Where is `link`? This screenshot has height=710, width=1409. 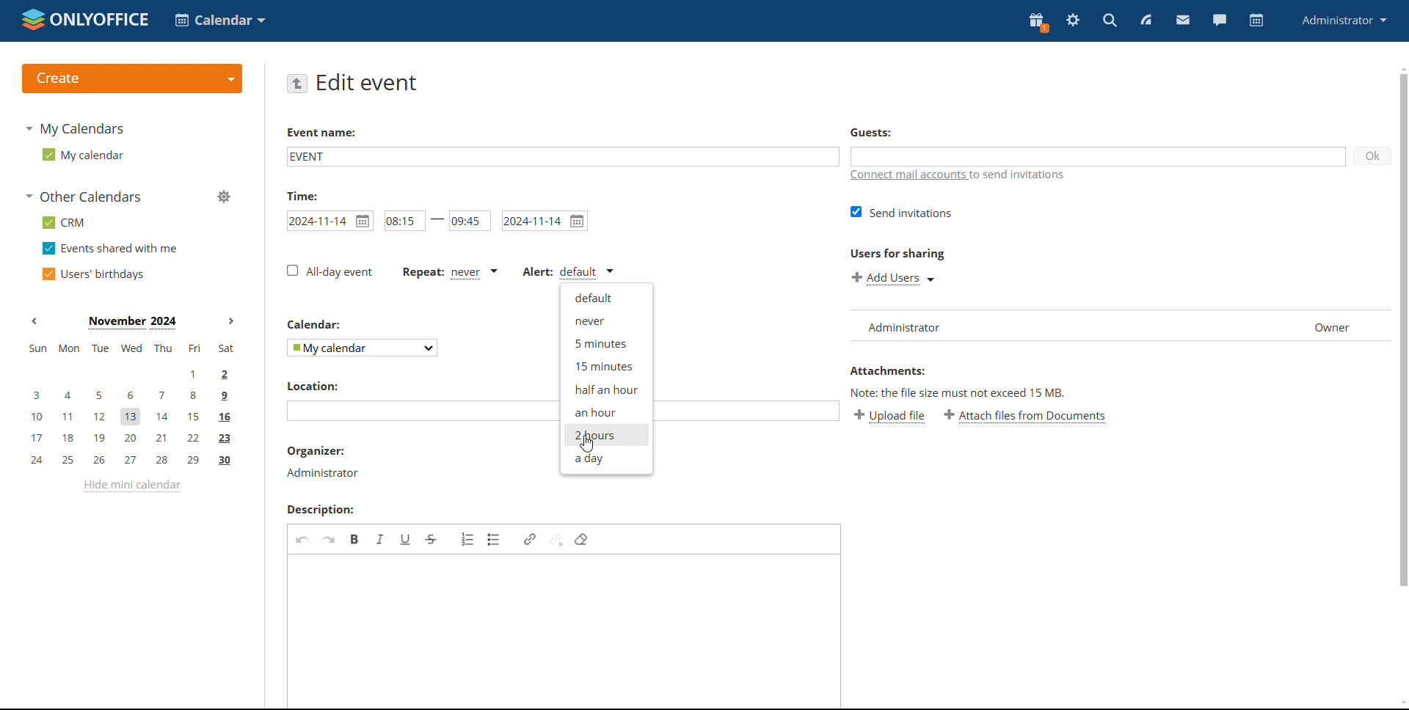
link is located at coordinates (529, 539).